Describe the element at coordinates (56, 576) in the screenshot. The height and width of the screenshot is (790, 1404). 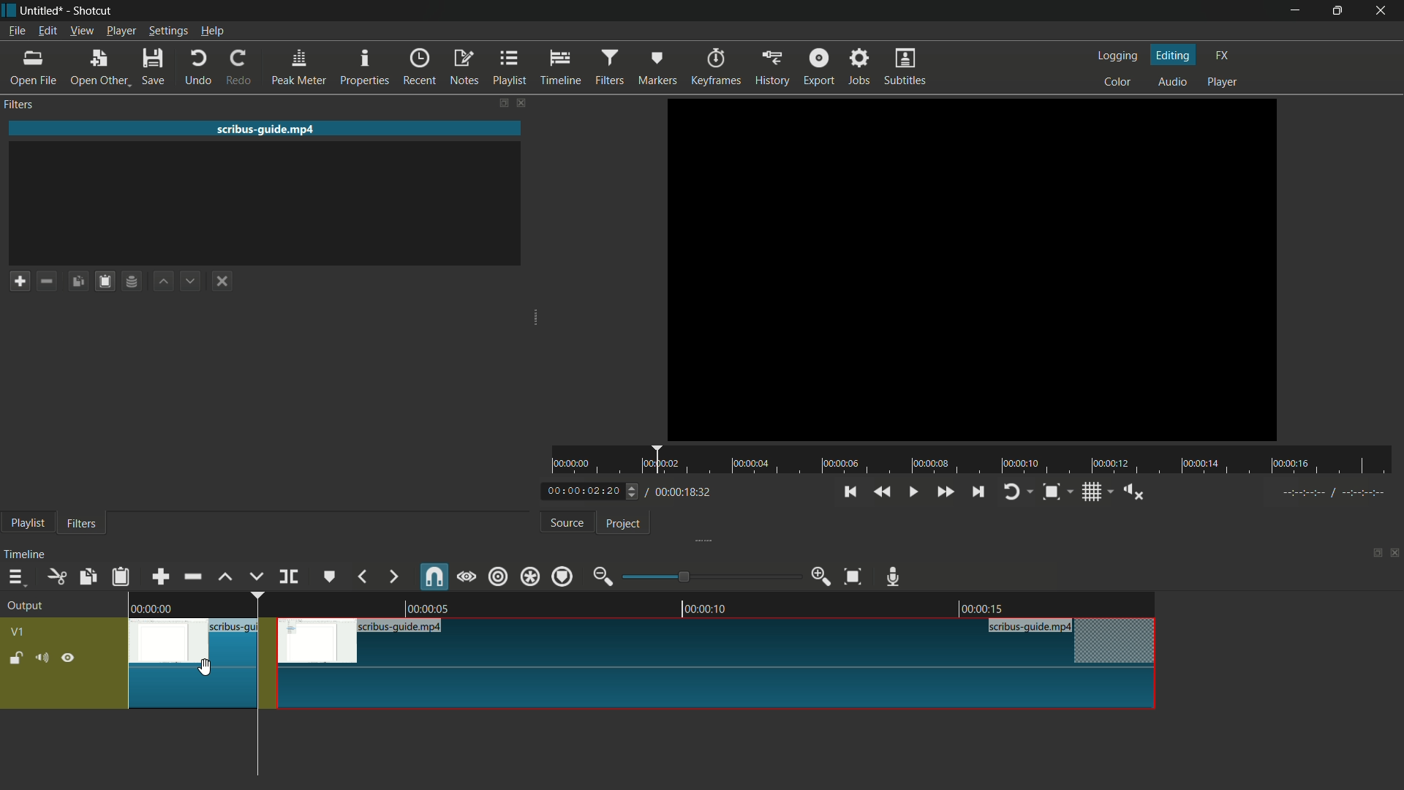
I see `cut` at that location.